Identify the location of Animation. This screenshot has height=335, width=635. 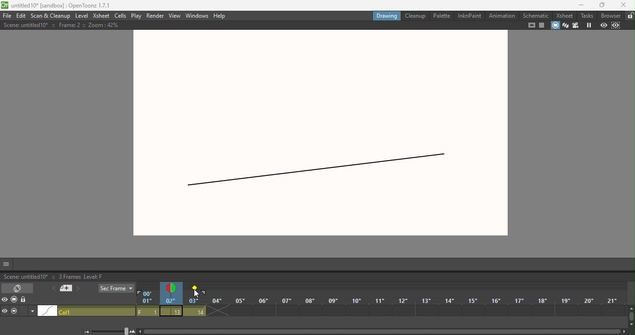
(501, 16).